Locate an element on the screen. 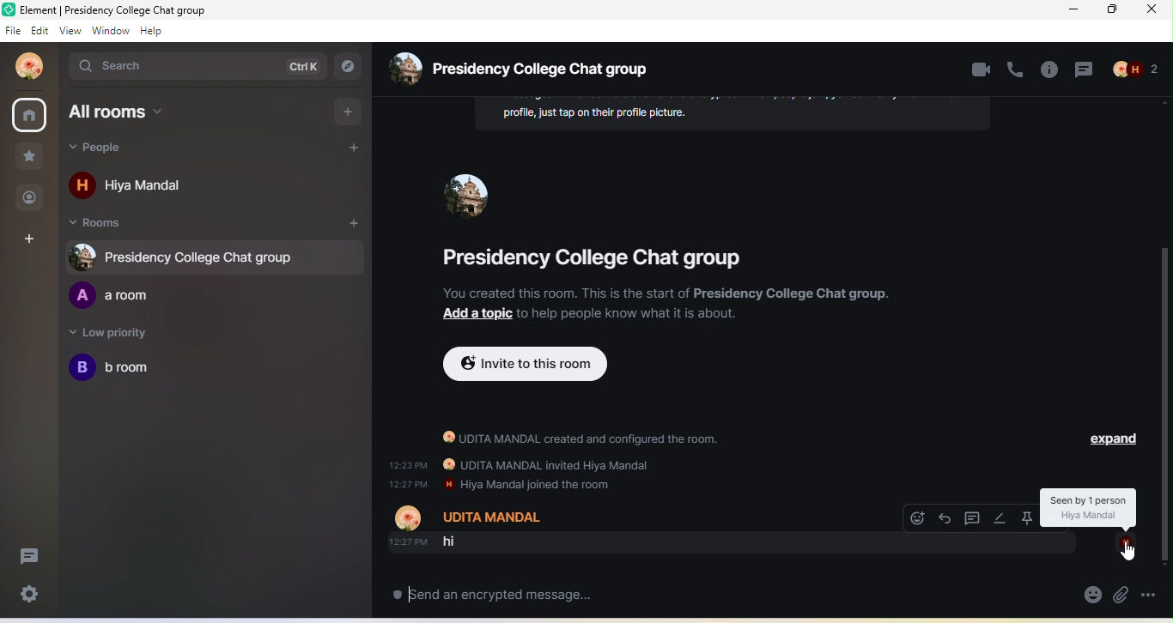  add is located at coordinates (349, 224).